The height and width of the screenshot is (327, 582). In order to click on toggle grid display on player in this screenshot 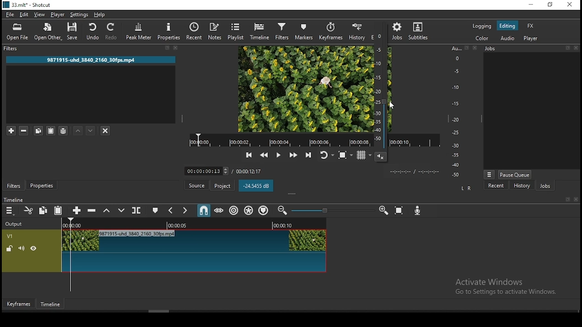, I will do `click(361, 157)`.